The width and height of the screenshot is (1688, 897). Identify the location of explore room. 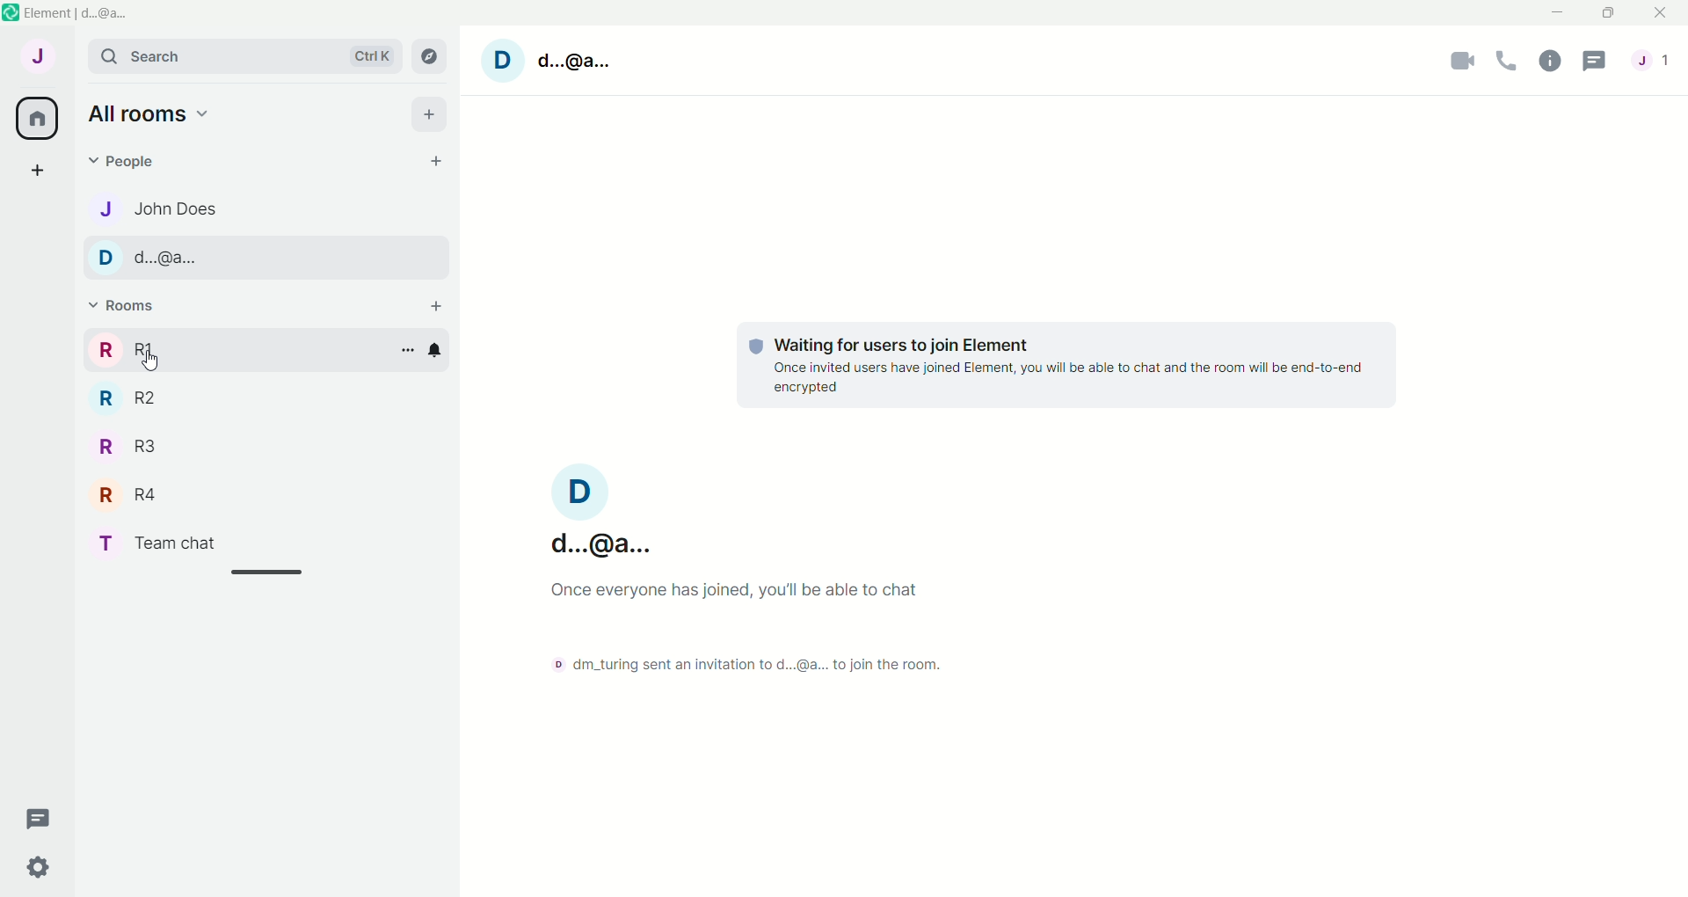
(431, 57).